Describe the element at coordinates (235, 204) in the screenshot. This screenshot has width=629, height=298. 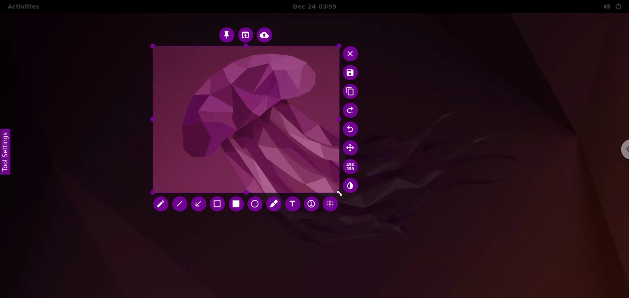
I see `rectangle` at that location.